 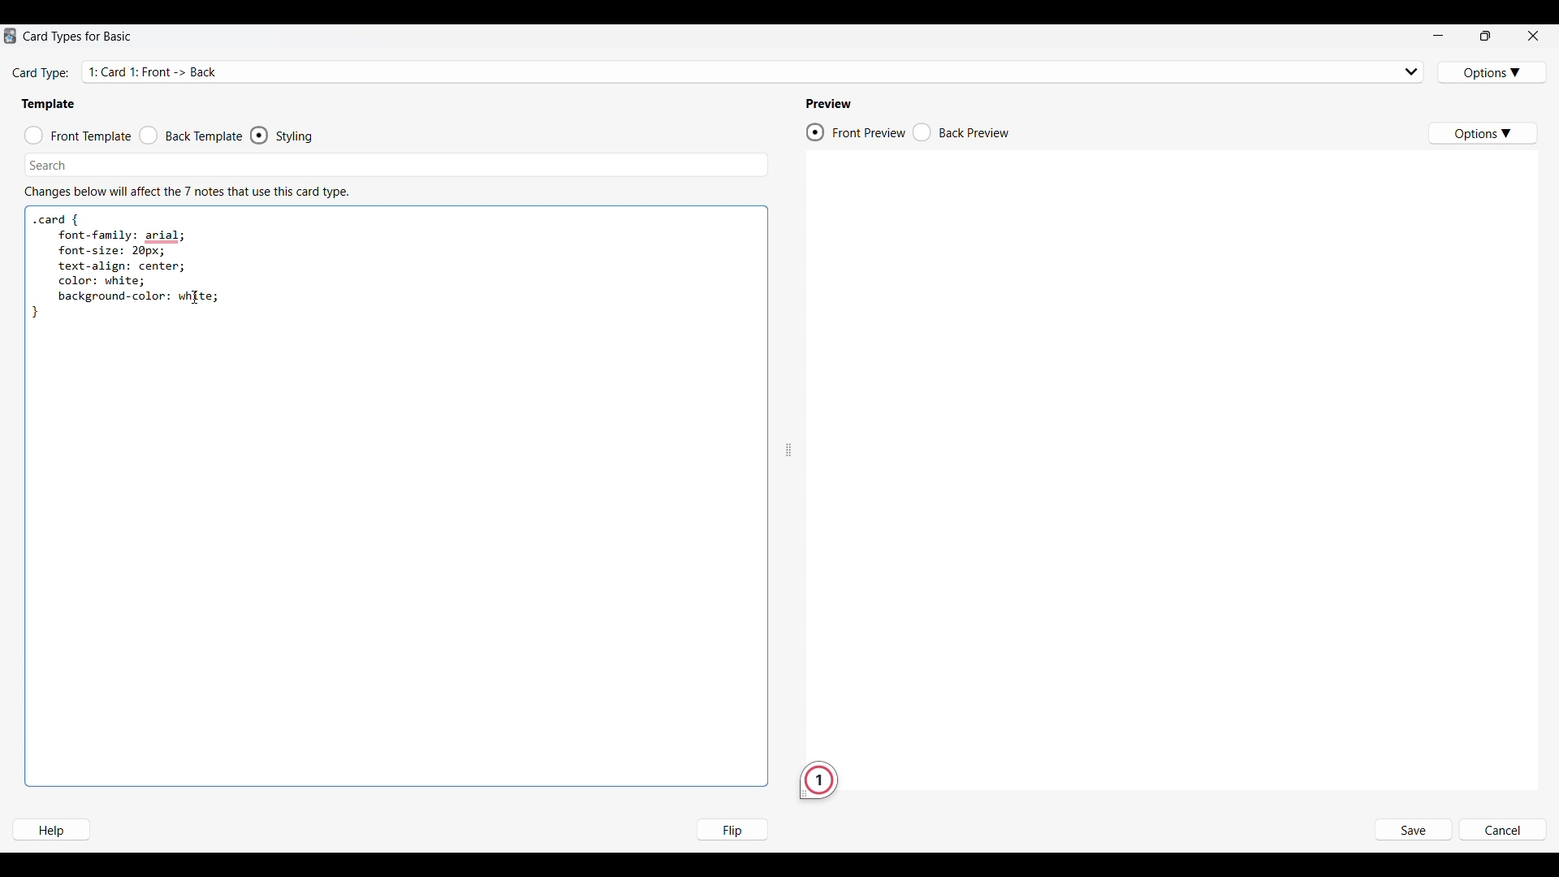 I want to click on Close interface, so click(x=1533, y=35).